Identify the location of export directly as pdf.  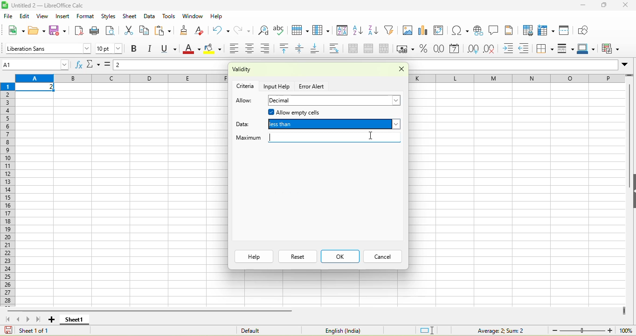
(81, 31).